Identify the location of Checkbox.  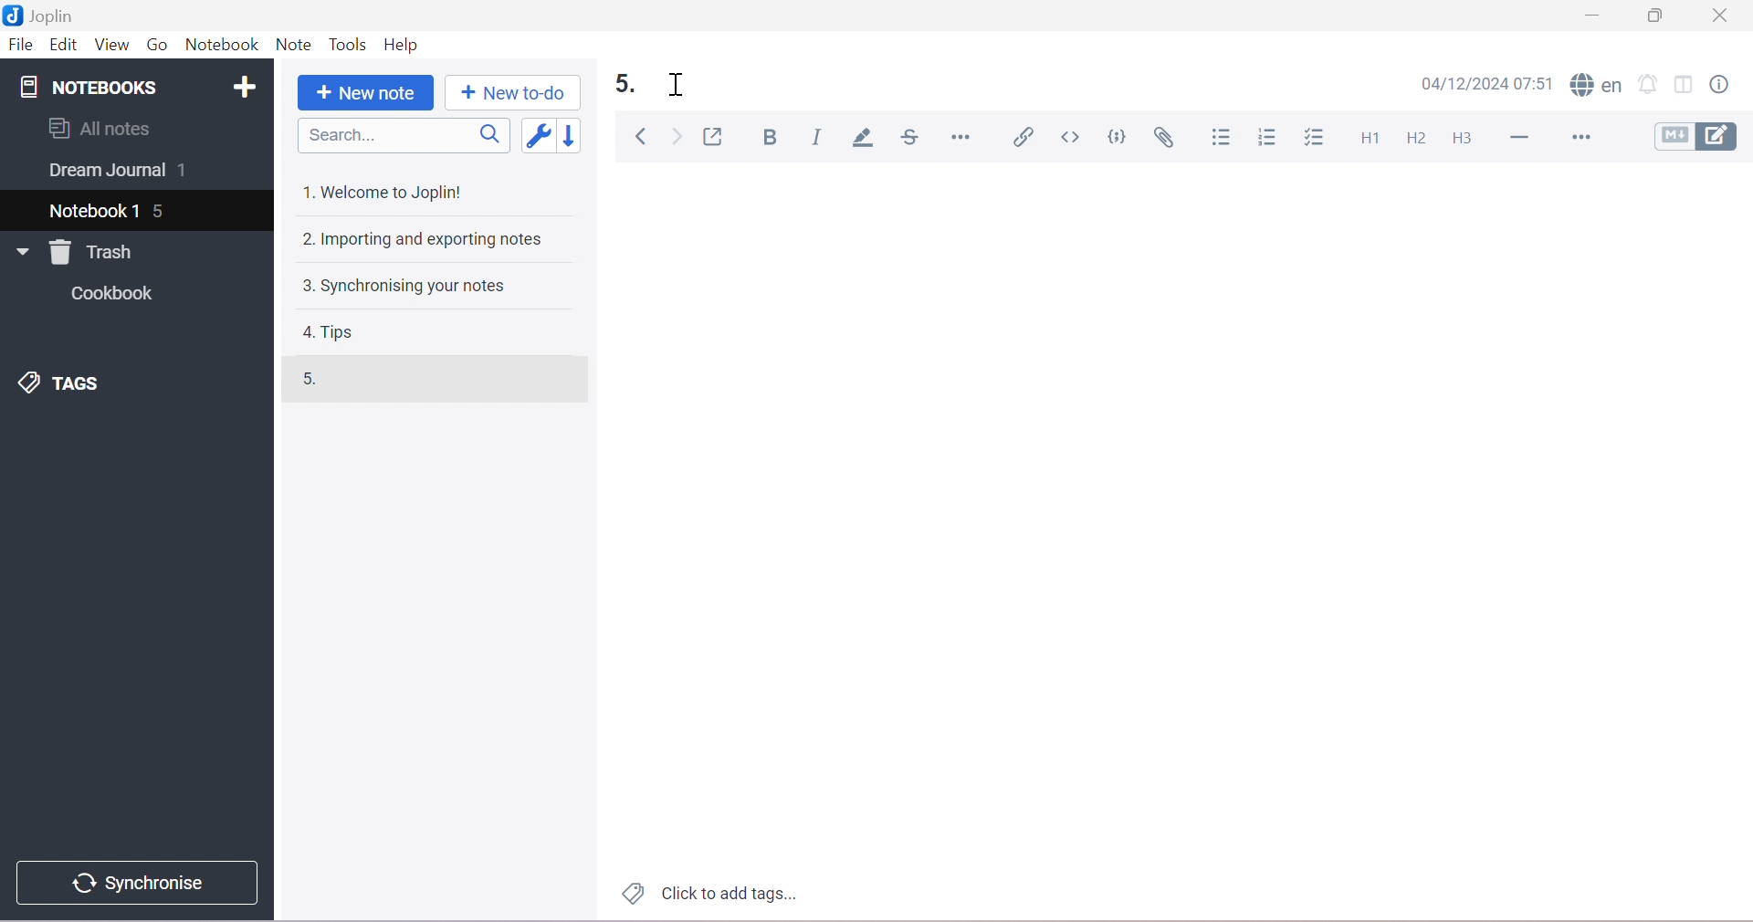
(1318, 138).